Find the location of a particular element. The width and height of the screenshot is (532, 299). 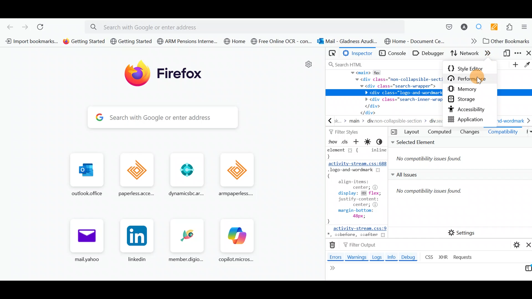

Bookmark 5 is located at coordinates (237, 42).